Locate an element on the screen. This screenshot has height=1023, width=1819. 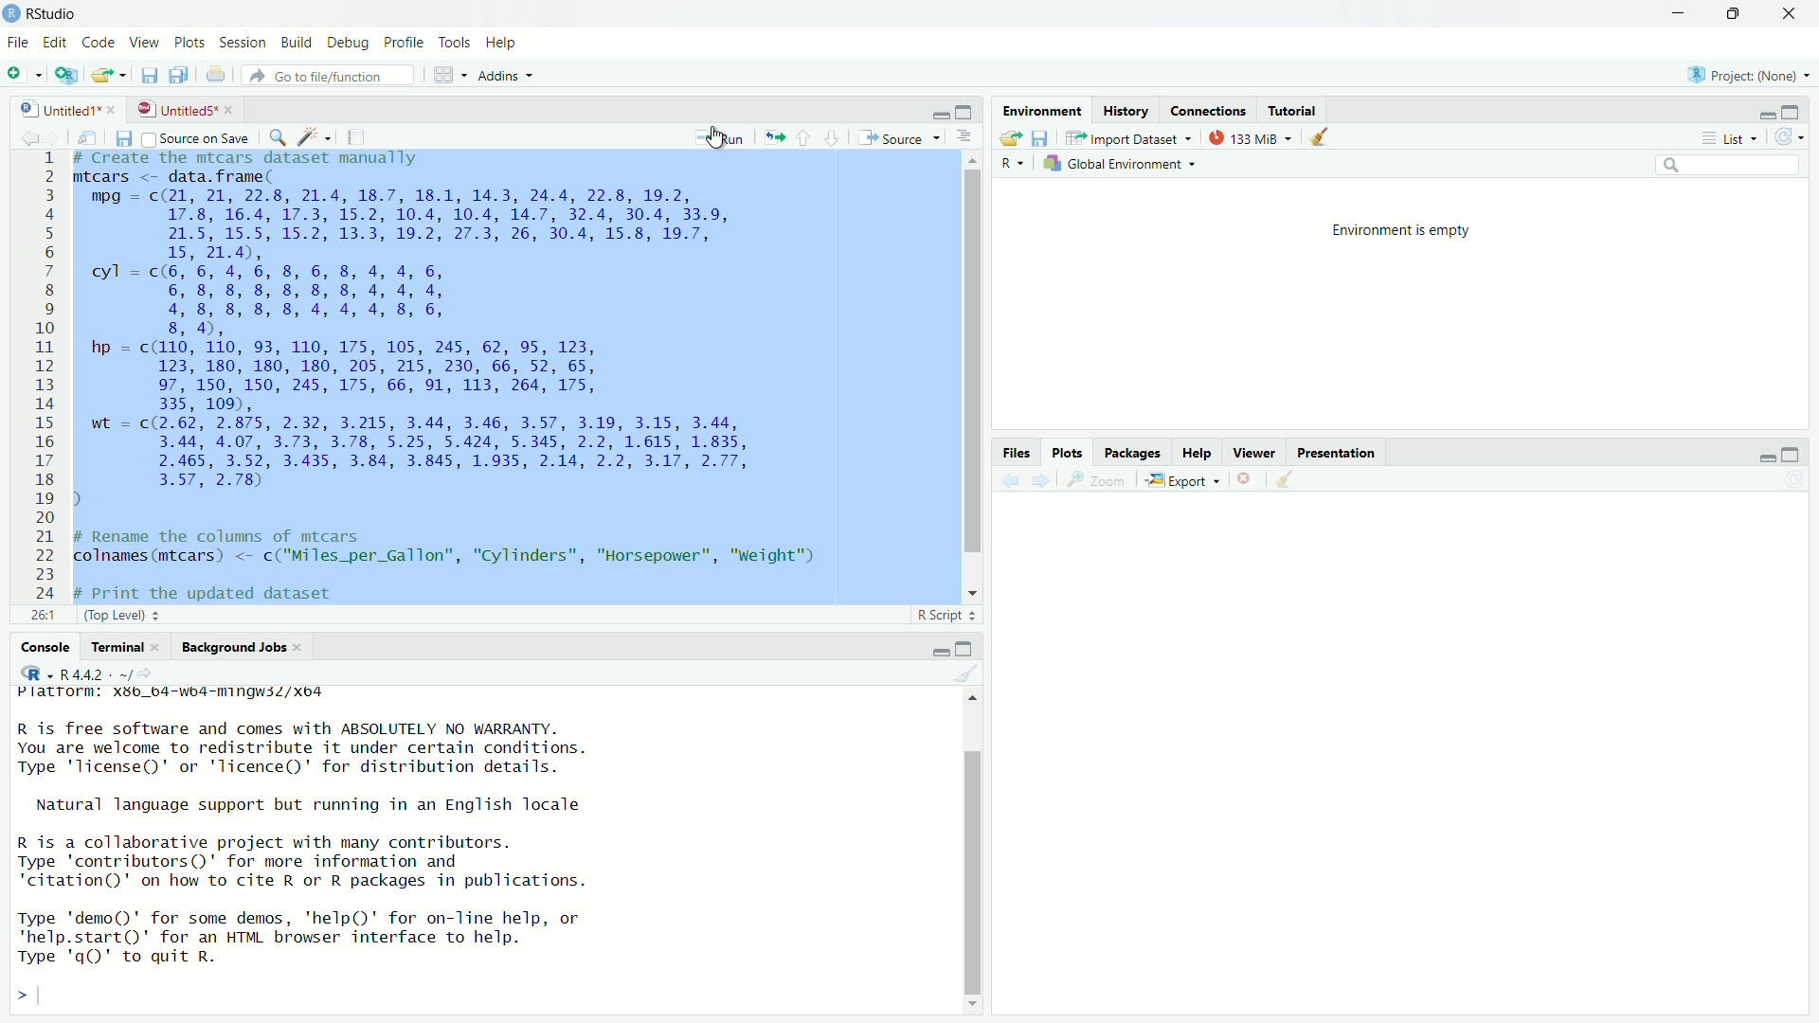
Console is located at coordinates (43, 646).